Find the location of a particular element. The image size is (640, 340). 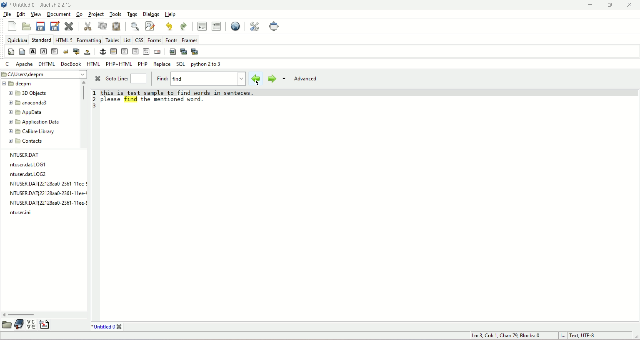

show find bar is located at coordinates (135, 26).